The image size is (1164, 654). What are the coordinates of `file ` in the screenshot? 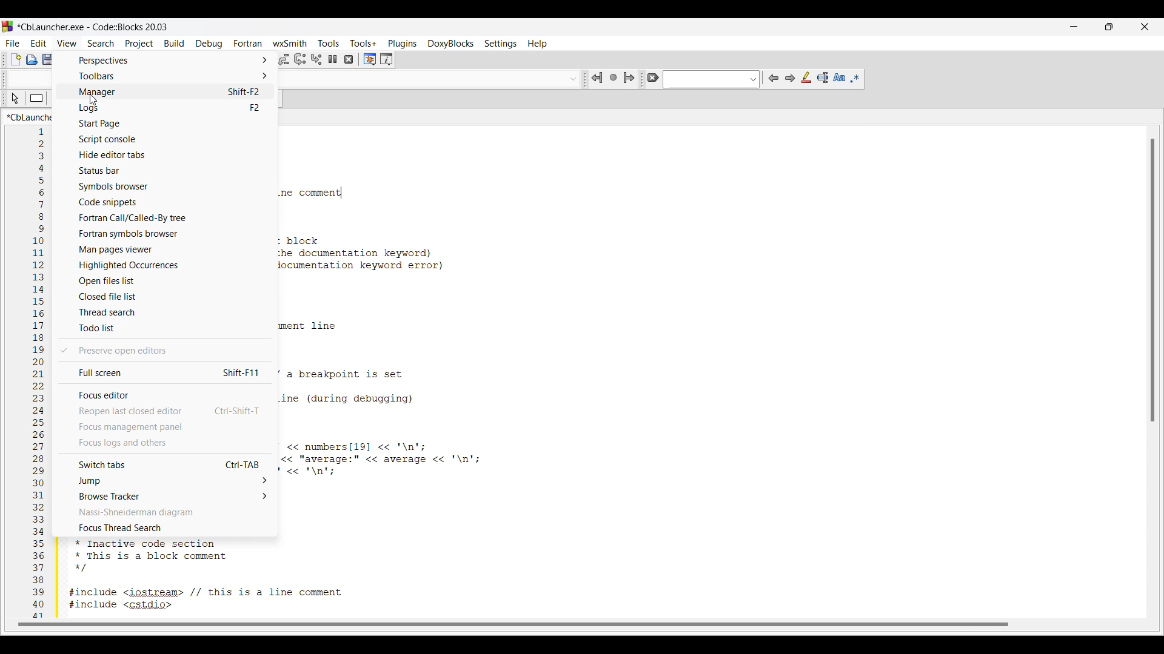 It's located at (16, 58).